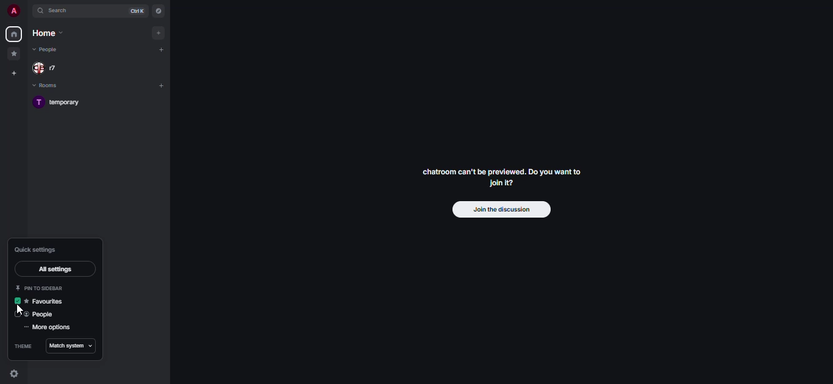 The width and height of the screenshot is (833, 384). What do you see at coordinates (56, 12) in the screenshot?
I see `search` at bounding box center [56, 12].